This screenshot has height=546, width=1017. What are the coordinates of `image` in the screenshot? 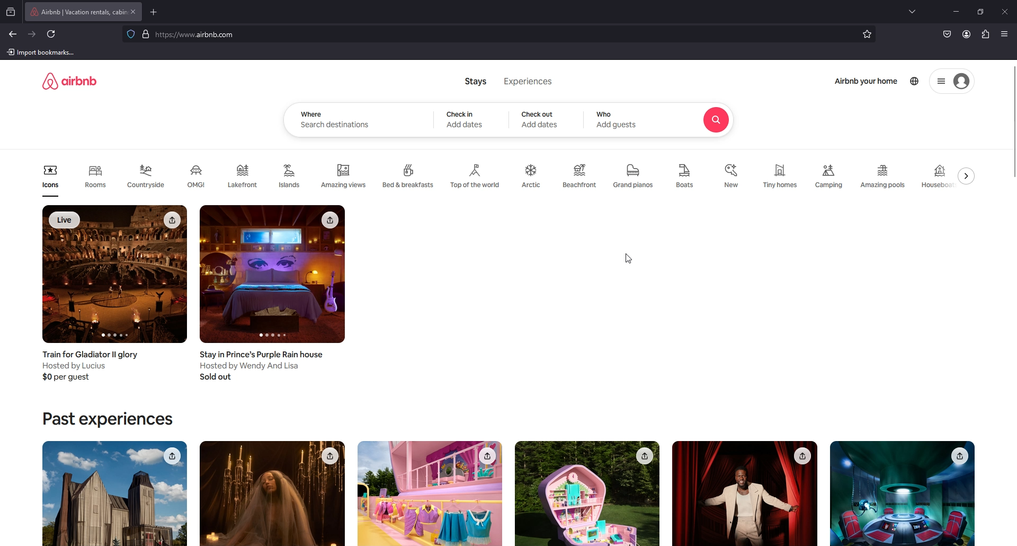 It's located at (429, 494).